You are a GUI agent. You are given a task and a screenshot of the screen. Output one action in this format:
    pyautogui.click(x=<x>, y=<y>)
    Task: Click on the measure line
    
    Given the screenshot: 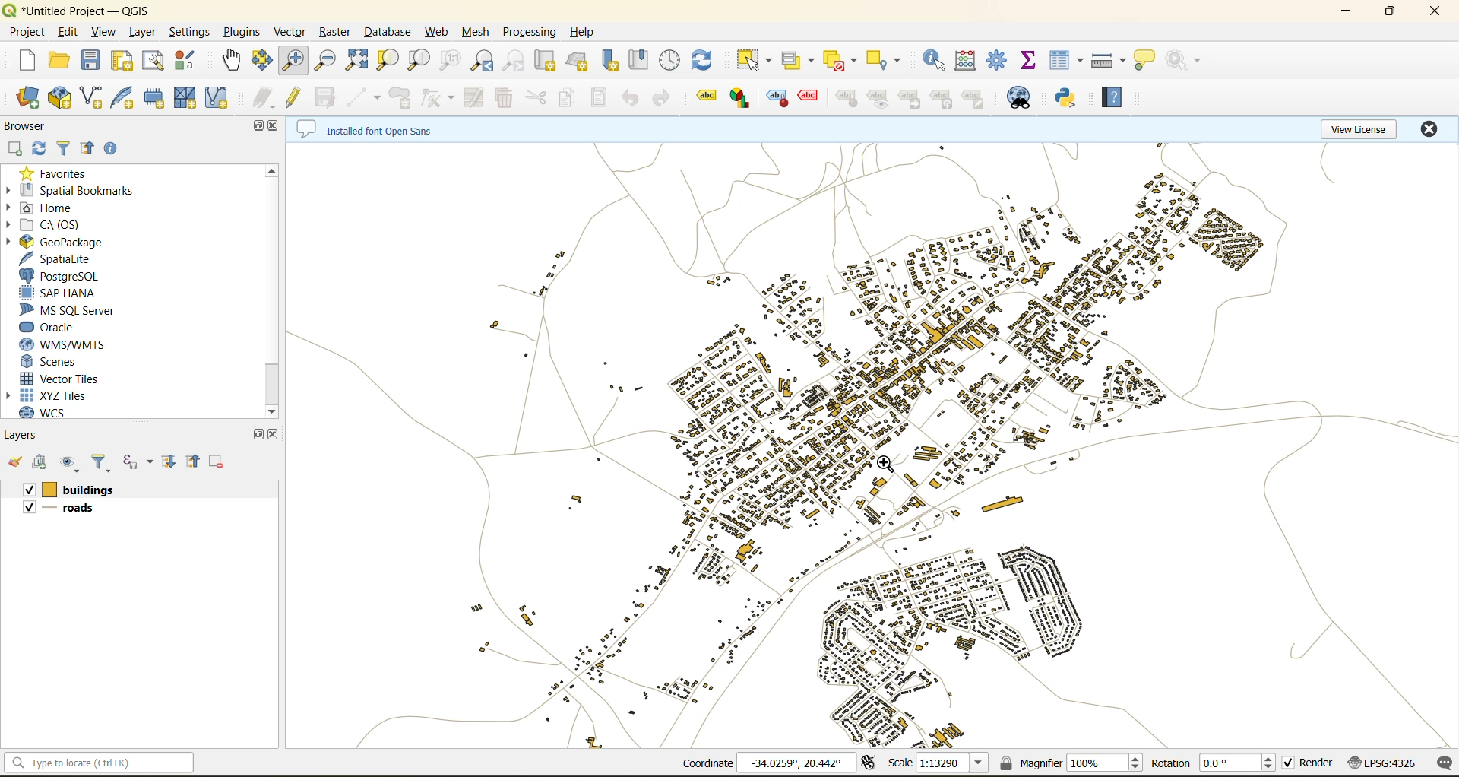 What is the action you would take?
    pyautogui.click(x=1109, y=58)
    